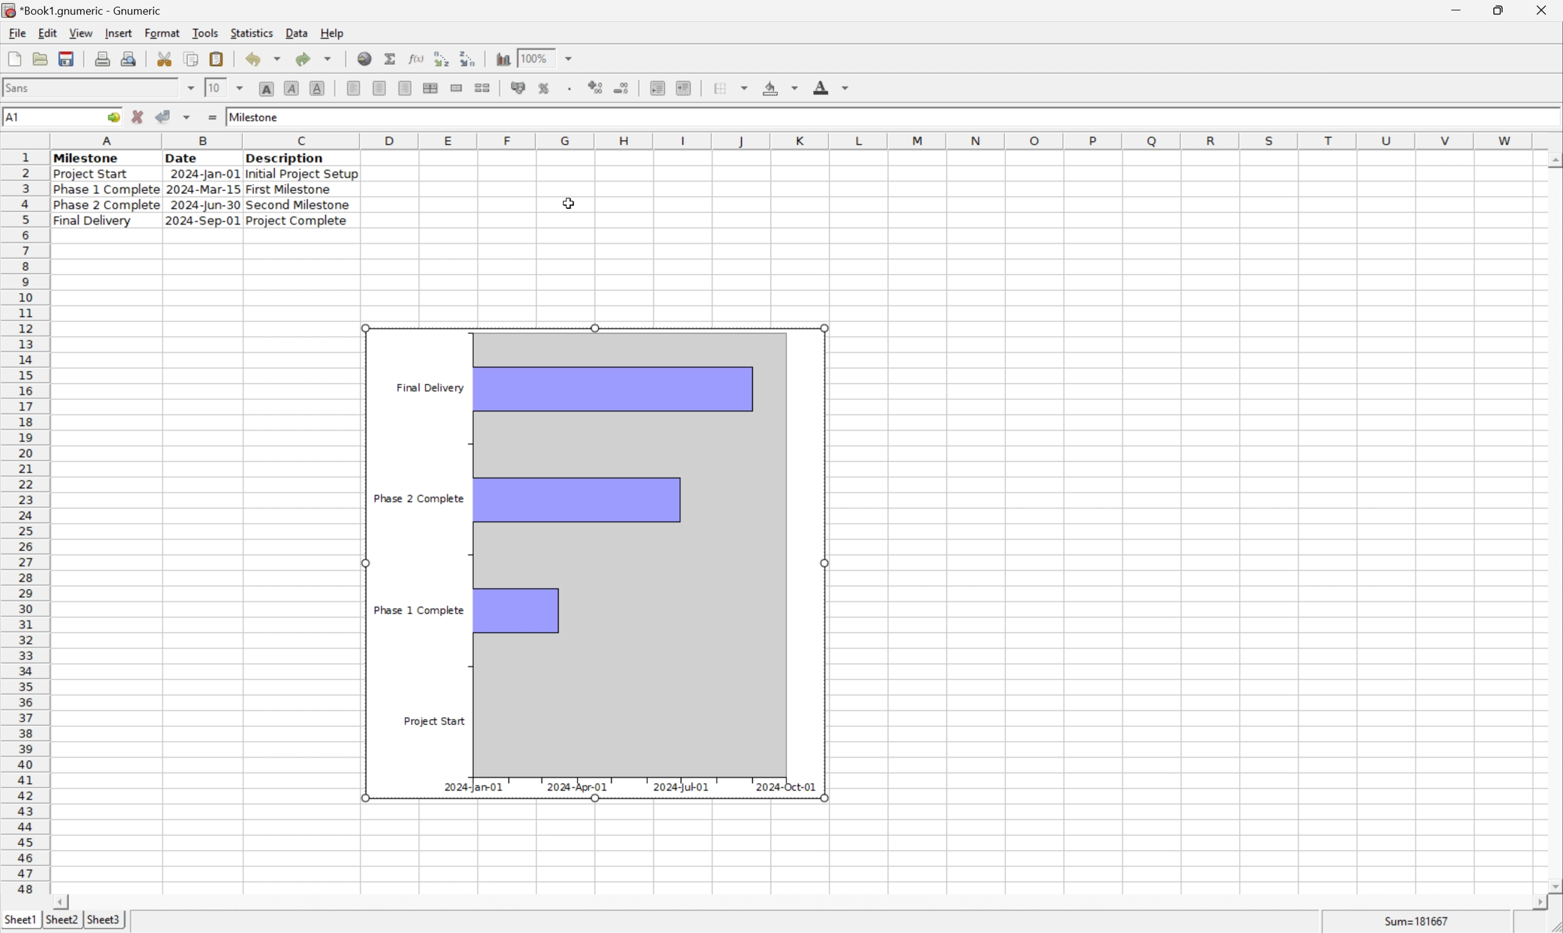  Describe the element at coordinates (165, 58) in the screenshot. I see `cut` at that location.